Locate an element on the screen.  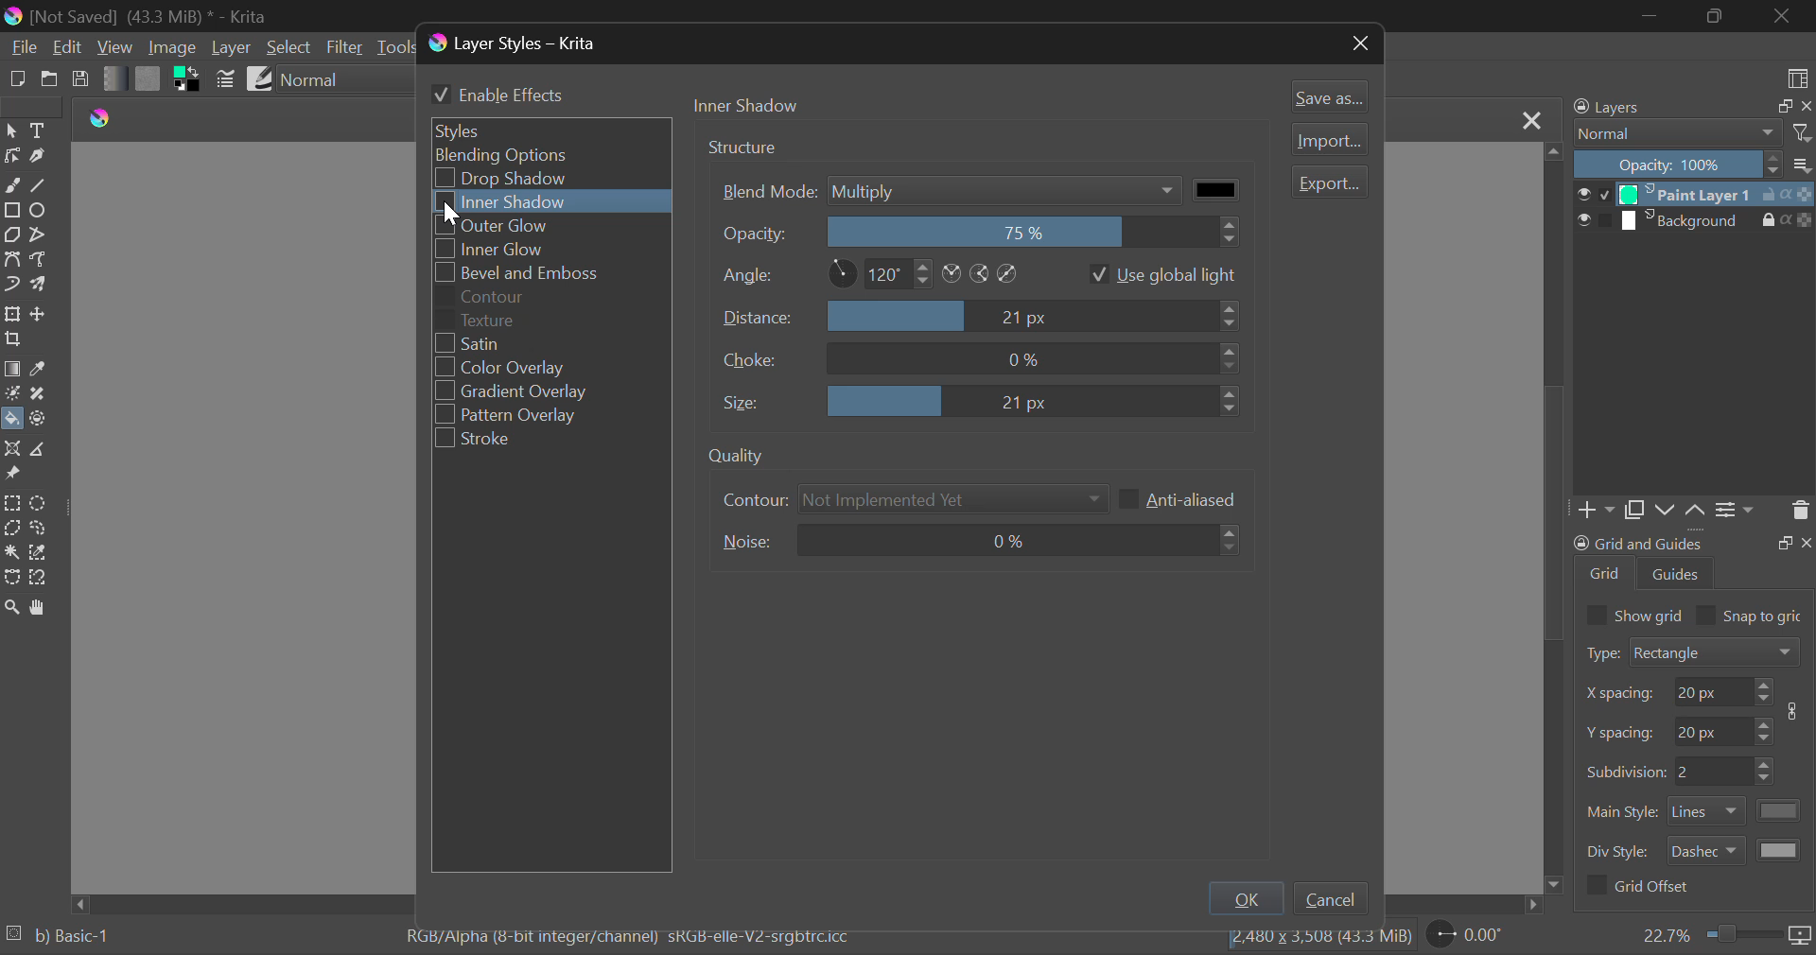
logo is located at coordinates (99, 121).